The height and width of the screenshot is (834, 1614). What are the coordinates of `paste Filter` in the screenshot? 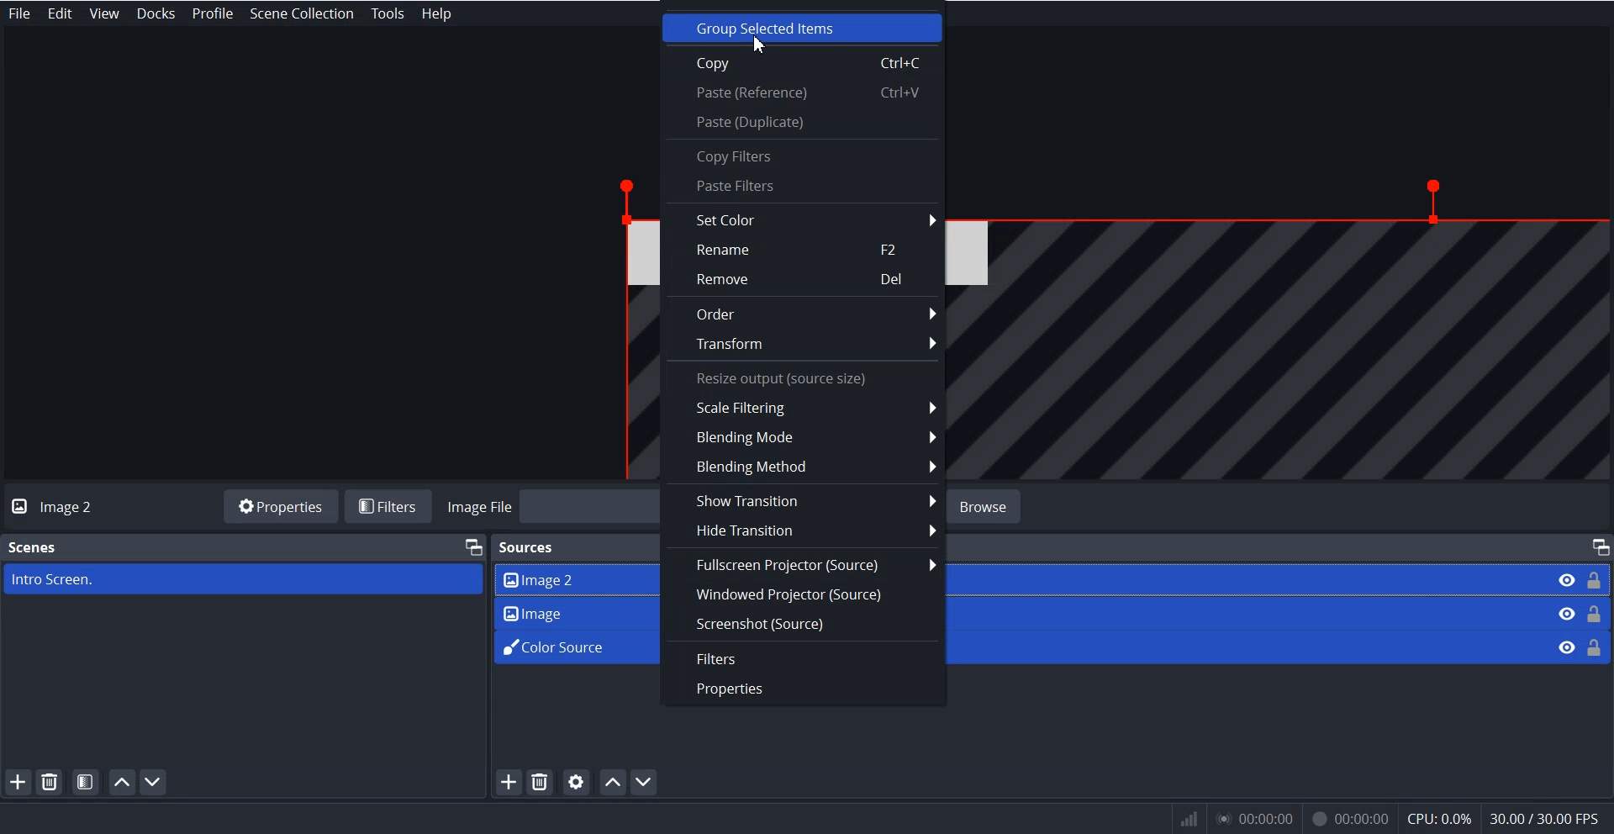 It's located at (802, 187).